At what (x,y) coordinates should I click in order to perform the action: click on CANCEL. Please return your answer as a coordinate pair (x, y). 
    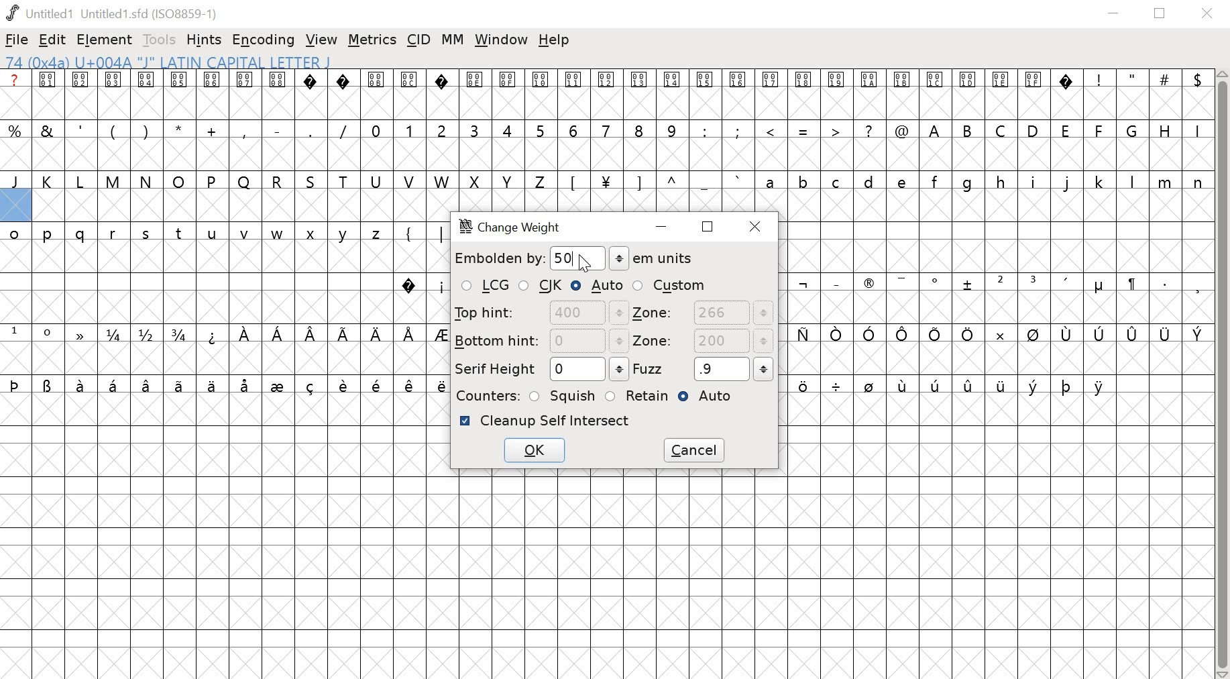
    Looking at the image, I should click on (696, 450).